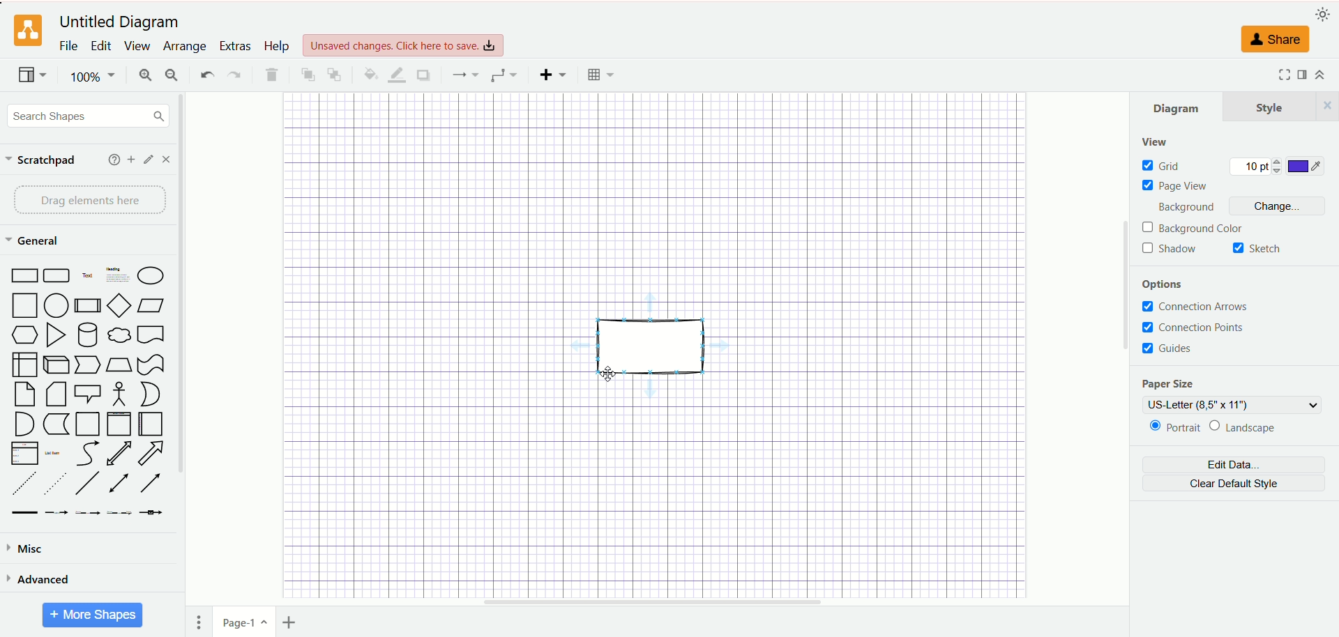 The image size is (1339, 637). Describe the element at coordinates (423, 75) in the screenshot. I see `shadow` at that location.